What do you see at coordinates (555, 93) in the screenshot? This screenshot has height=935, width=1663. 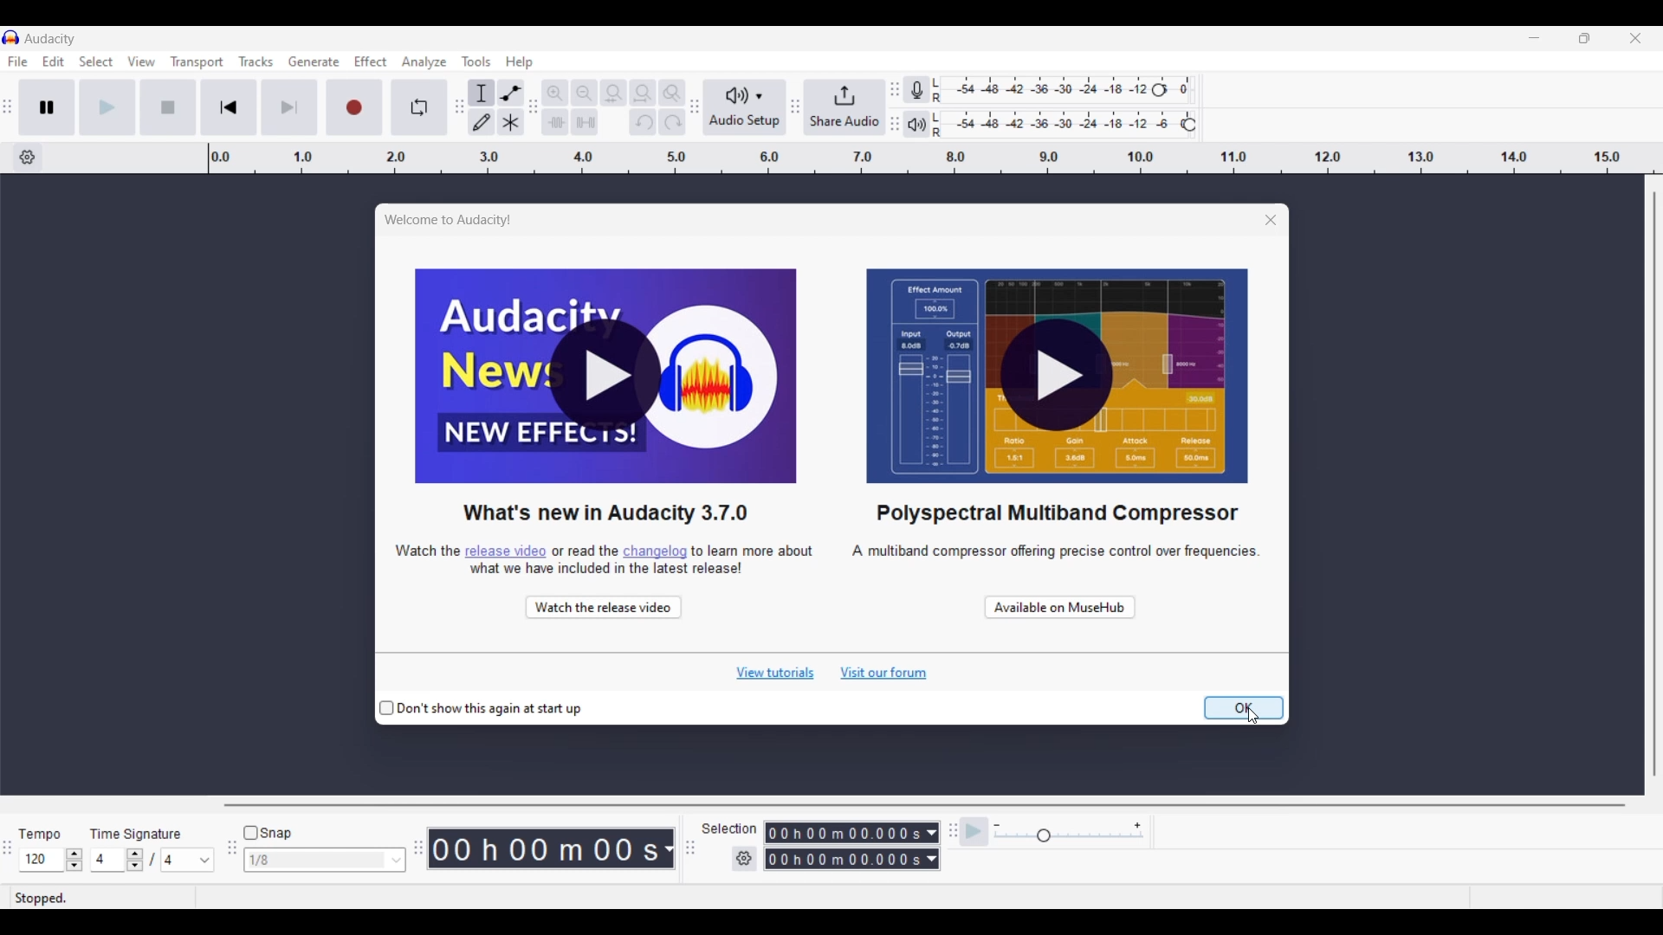 I see `Zoom in` at bounding box center [555, 93].